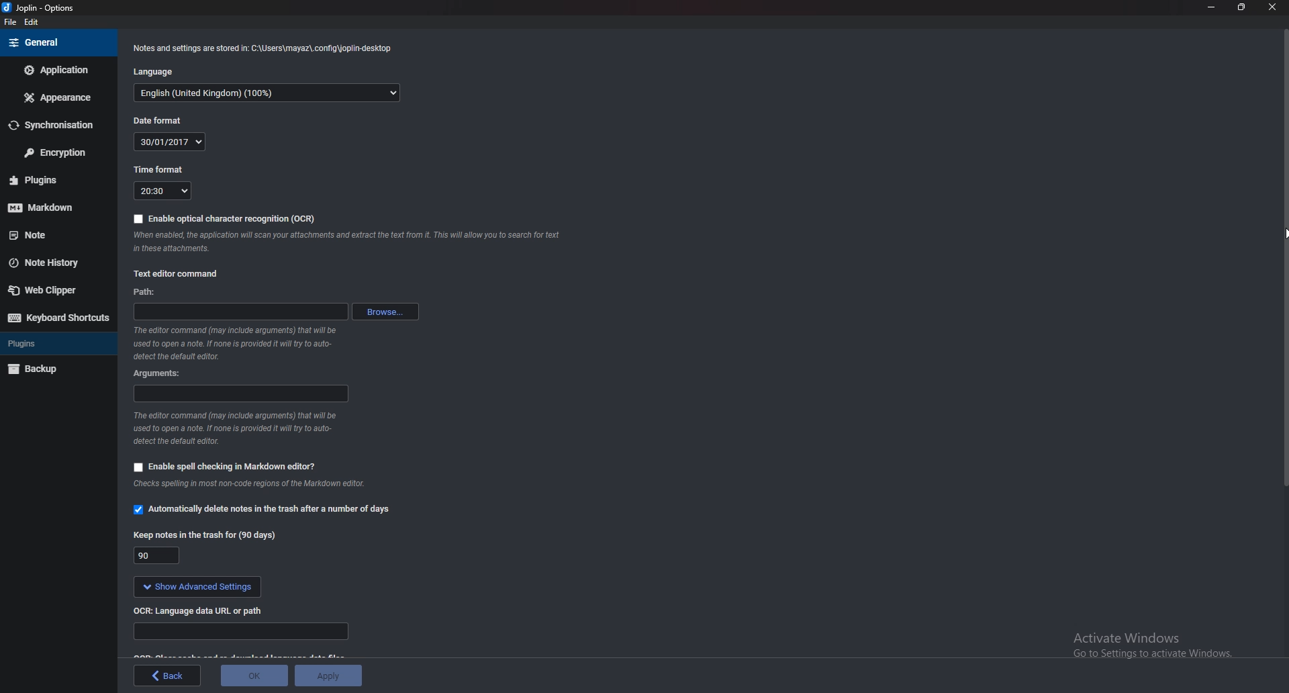 The image size is (1289, 693). Describe the element at coordinates (43, 9) in the screenshot. I see `joplin - options` at that location.